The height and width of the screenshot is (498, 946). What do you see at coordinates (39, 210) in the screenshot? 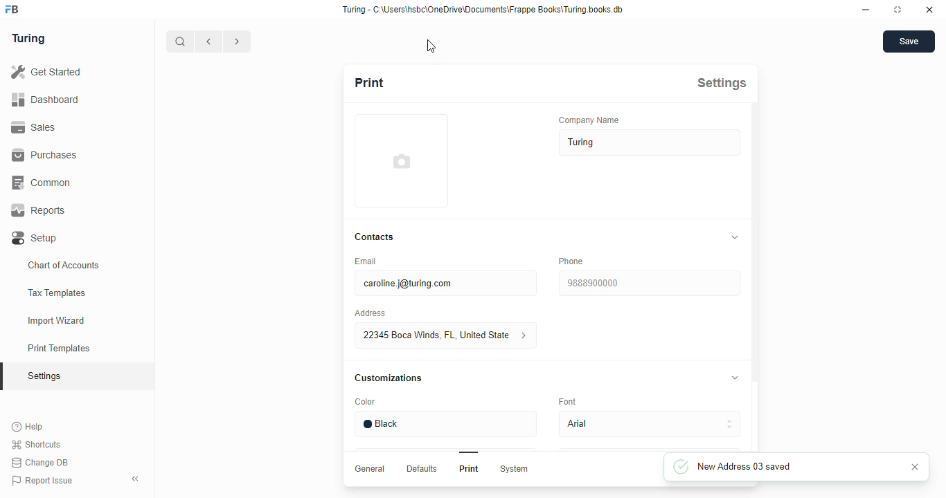
I see `reports` at bounding box center [39, 210].